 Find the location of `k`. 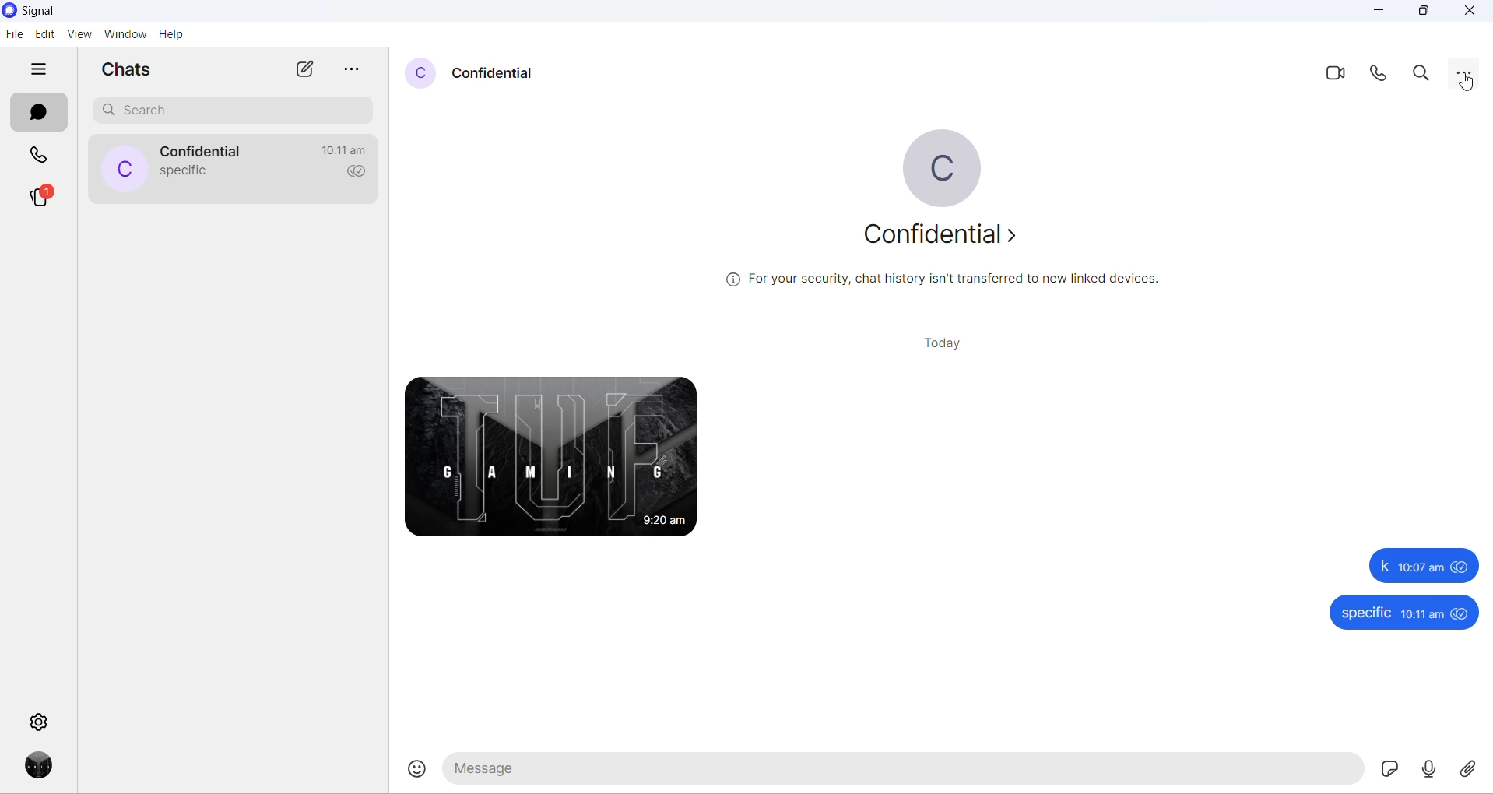

k is located at coordinates (1385, 567).